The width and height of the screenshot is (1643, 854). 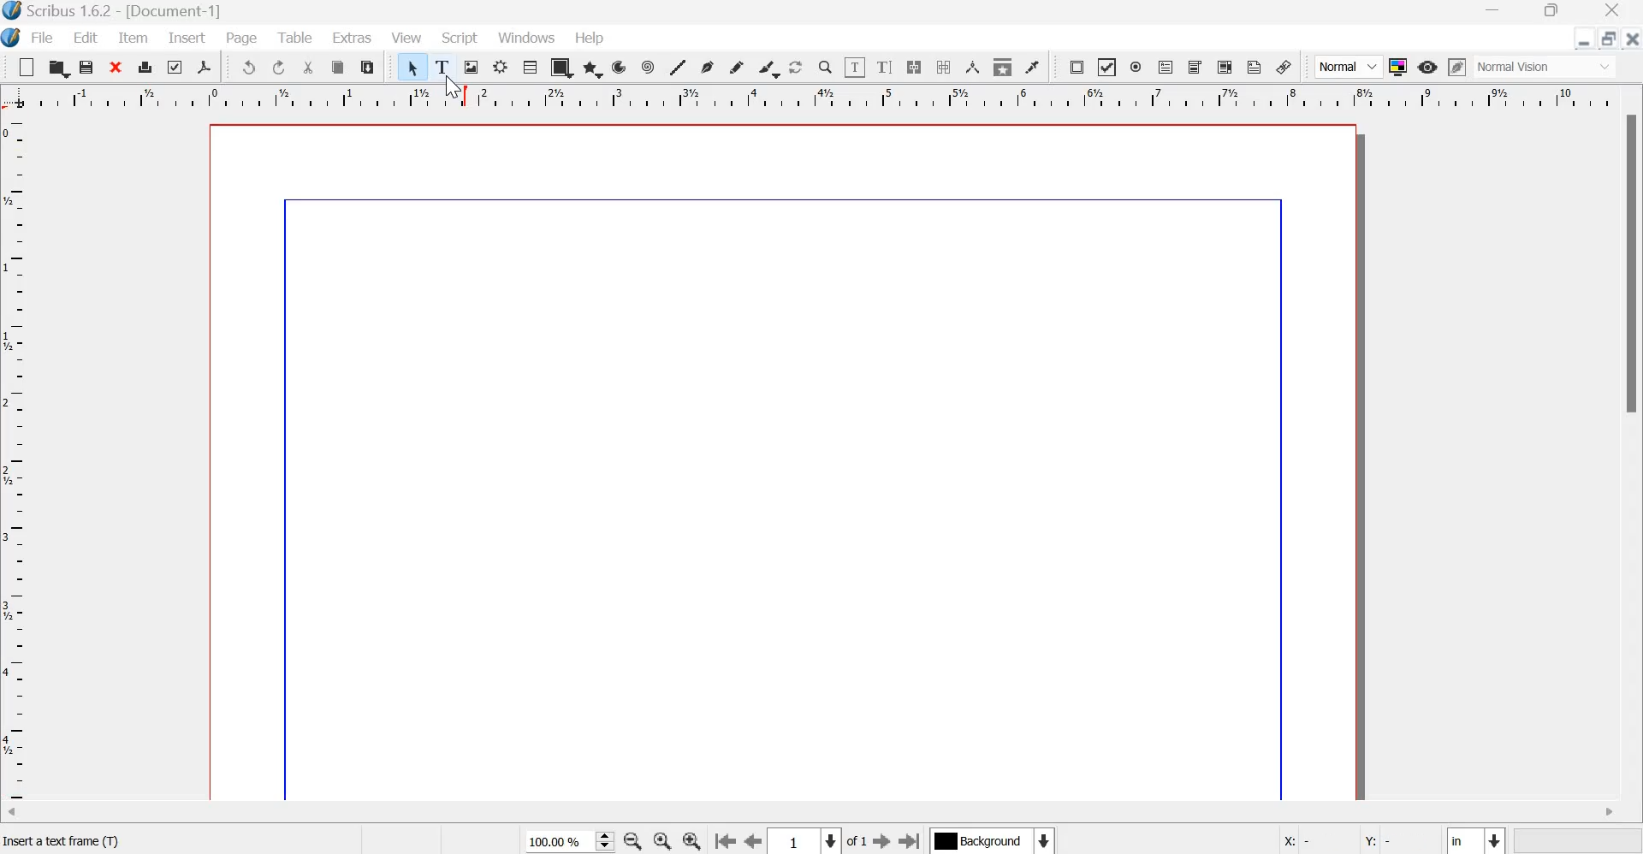 I want to click on measurements, so click(x=973, y=67).